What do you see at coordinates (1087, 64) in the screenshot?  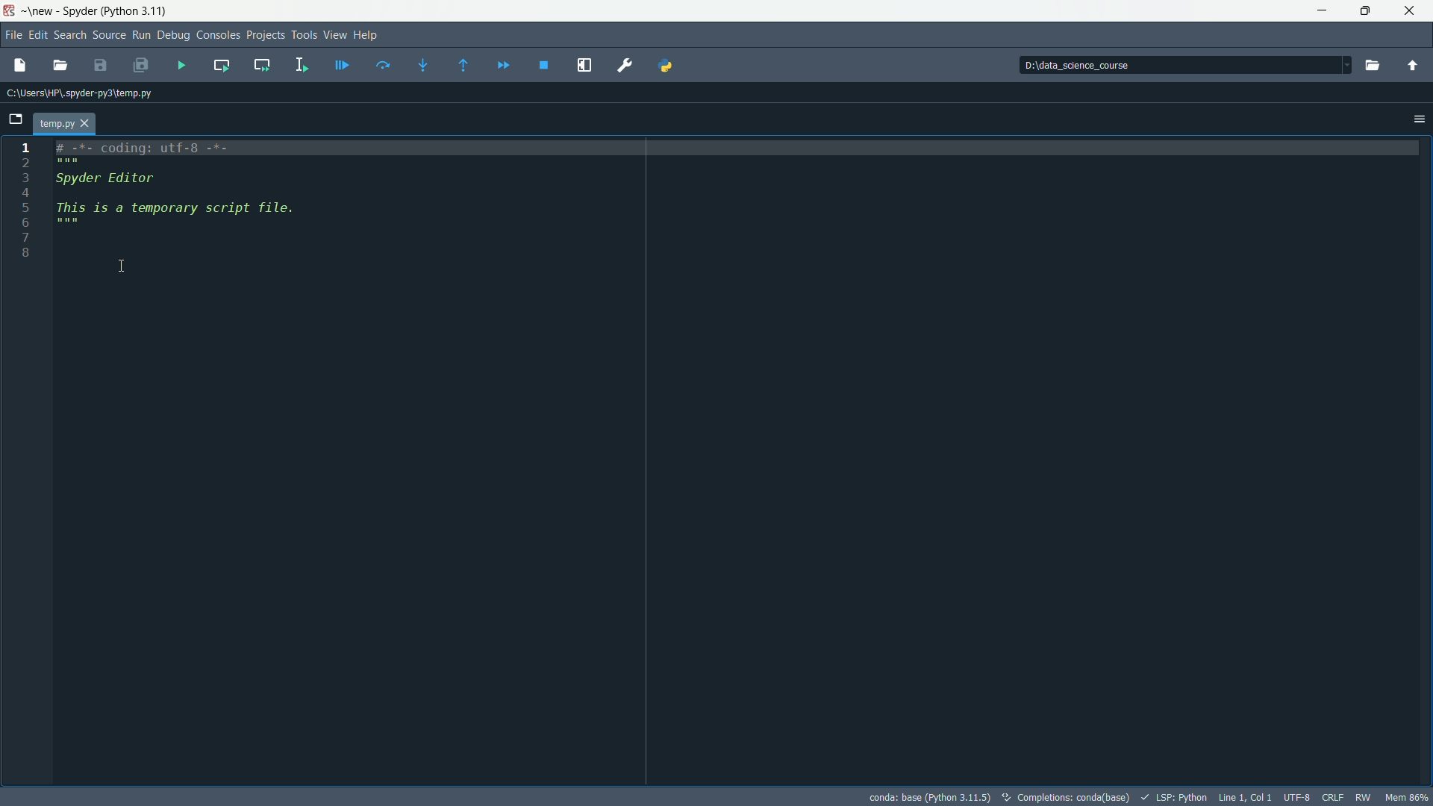 I see `D:\data_science_course` at bounding box center [1087, 64].